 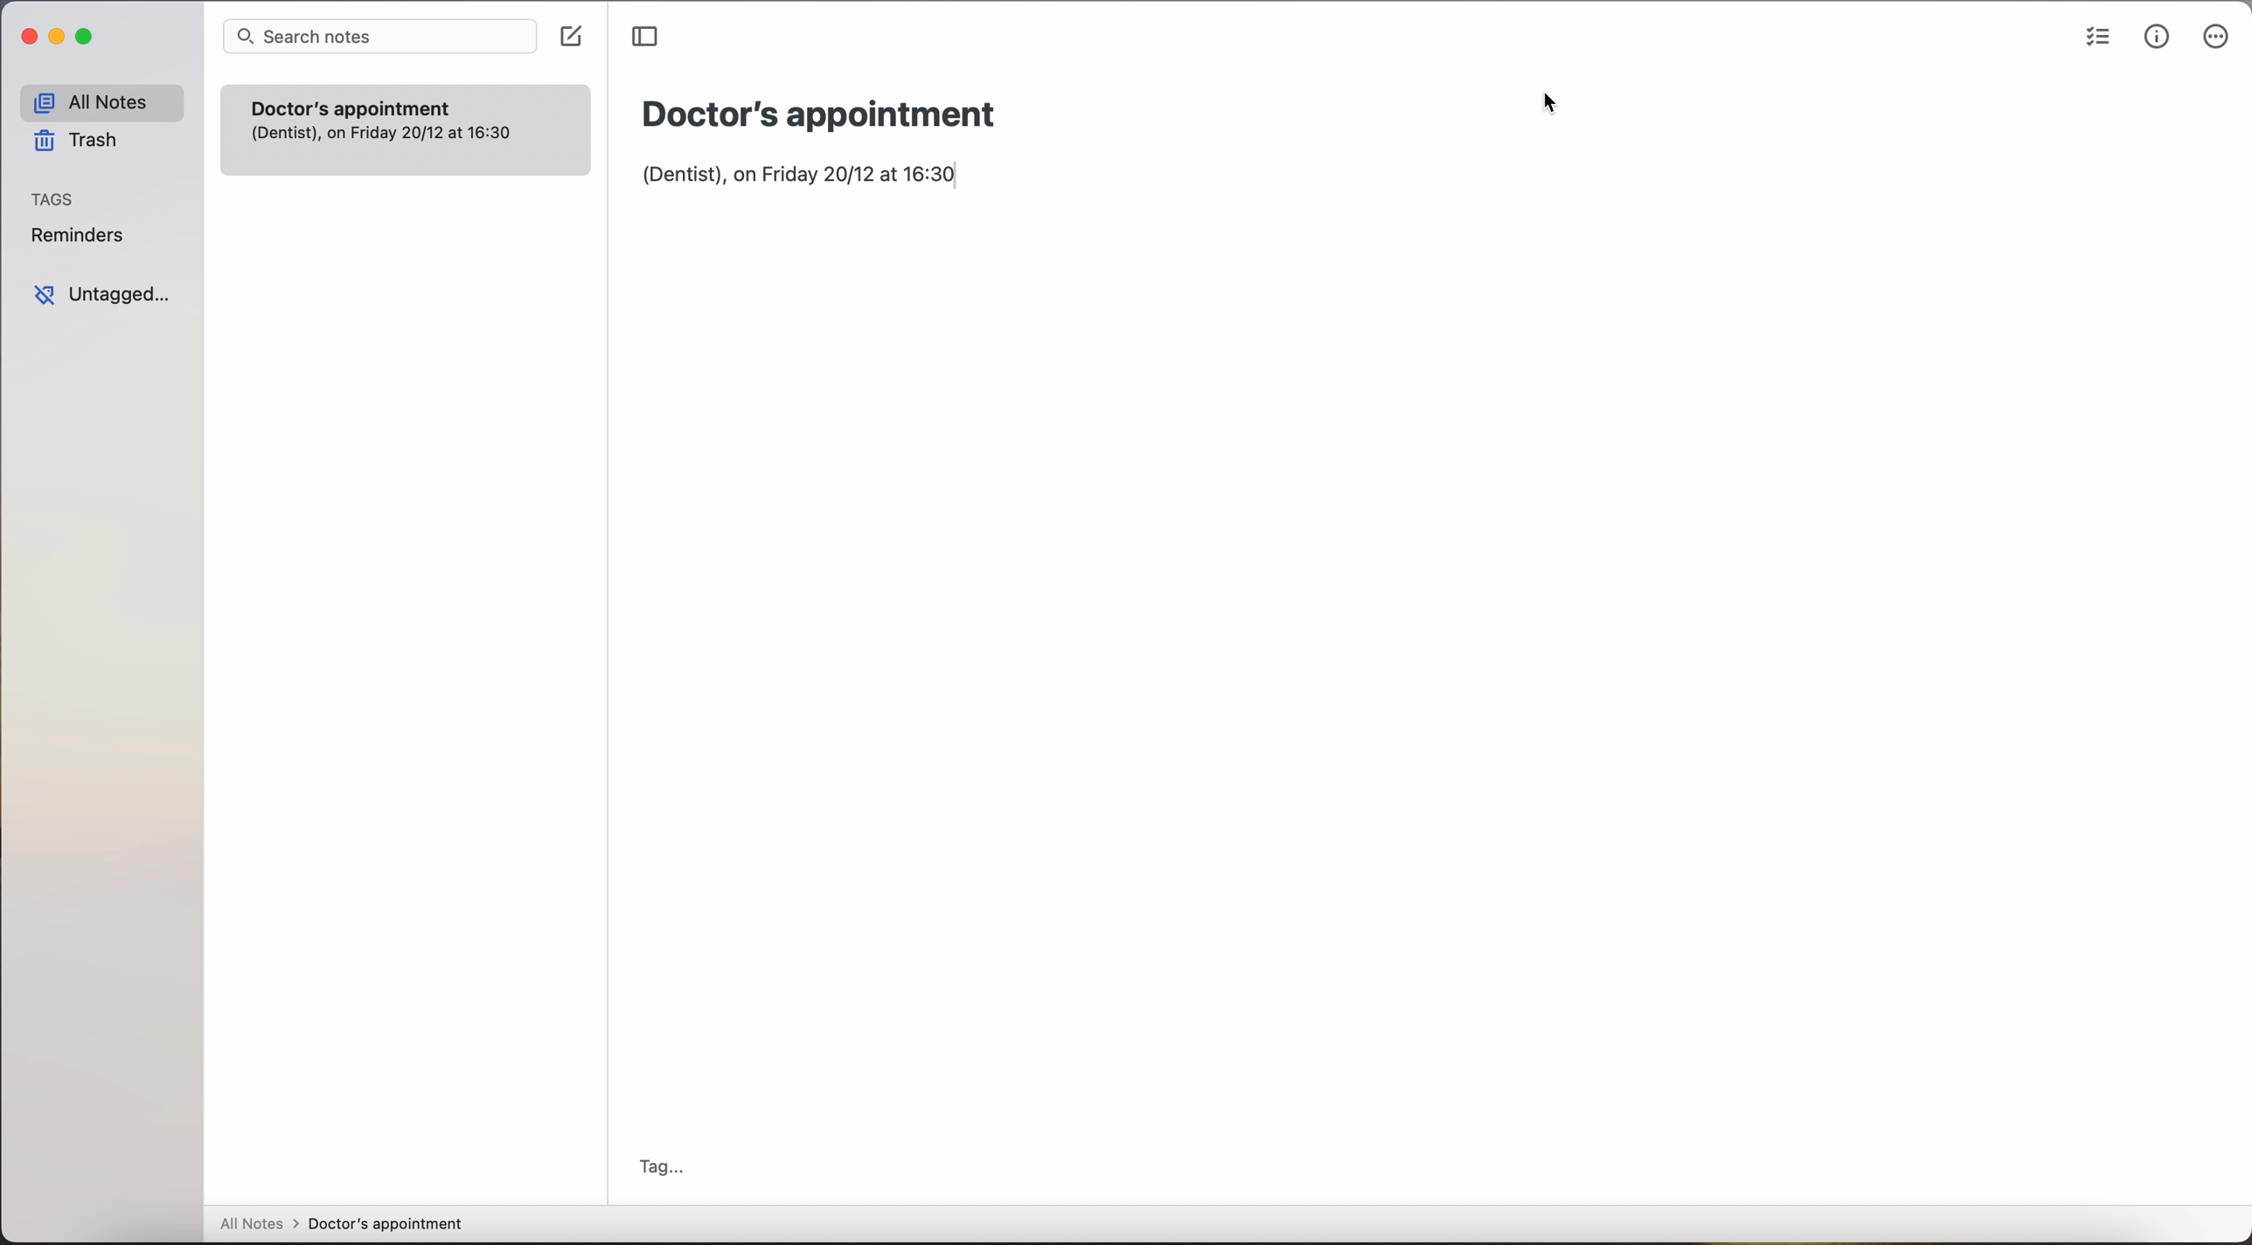 What do you see at coordinates (570, 37) in the screenshot?
I see `create note` at bounding box center [570, 37].